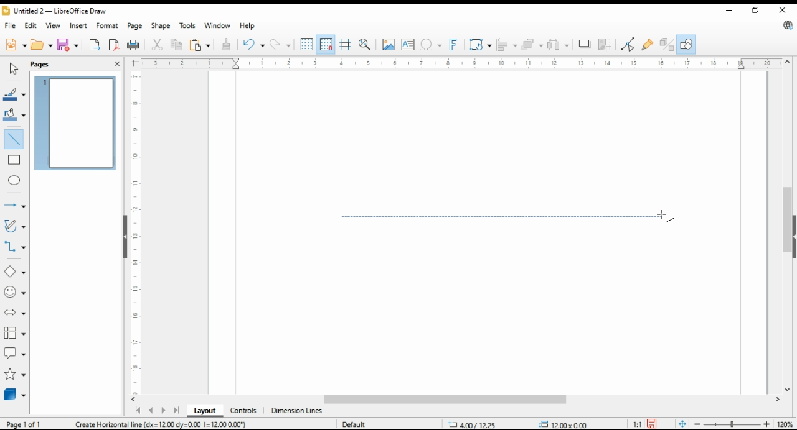 Image resolution: width=797 pixels, height=430 pixels. Describe the element at coordinates (758, 11) in the screenshot. I see `restore` at that location.